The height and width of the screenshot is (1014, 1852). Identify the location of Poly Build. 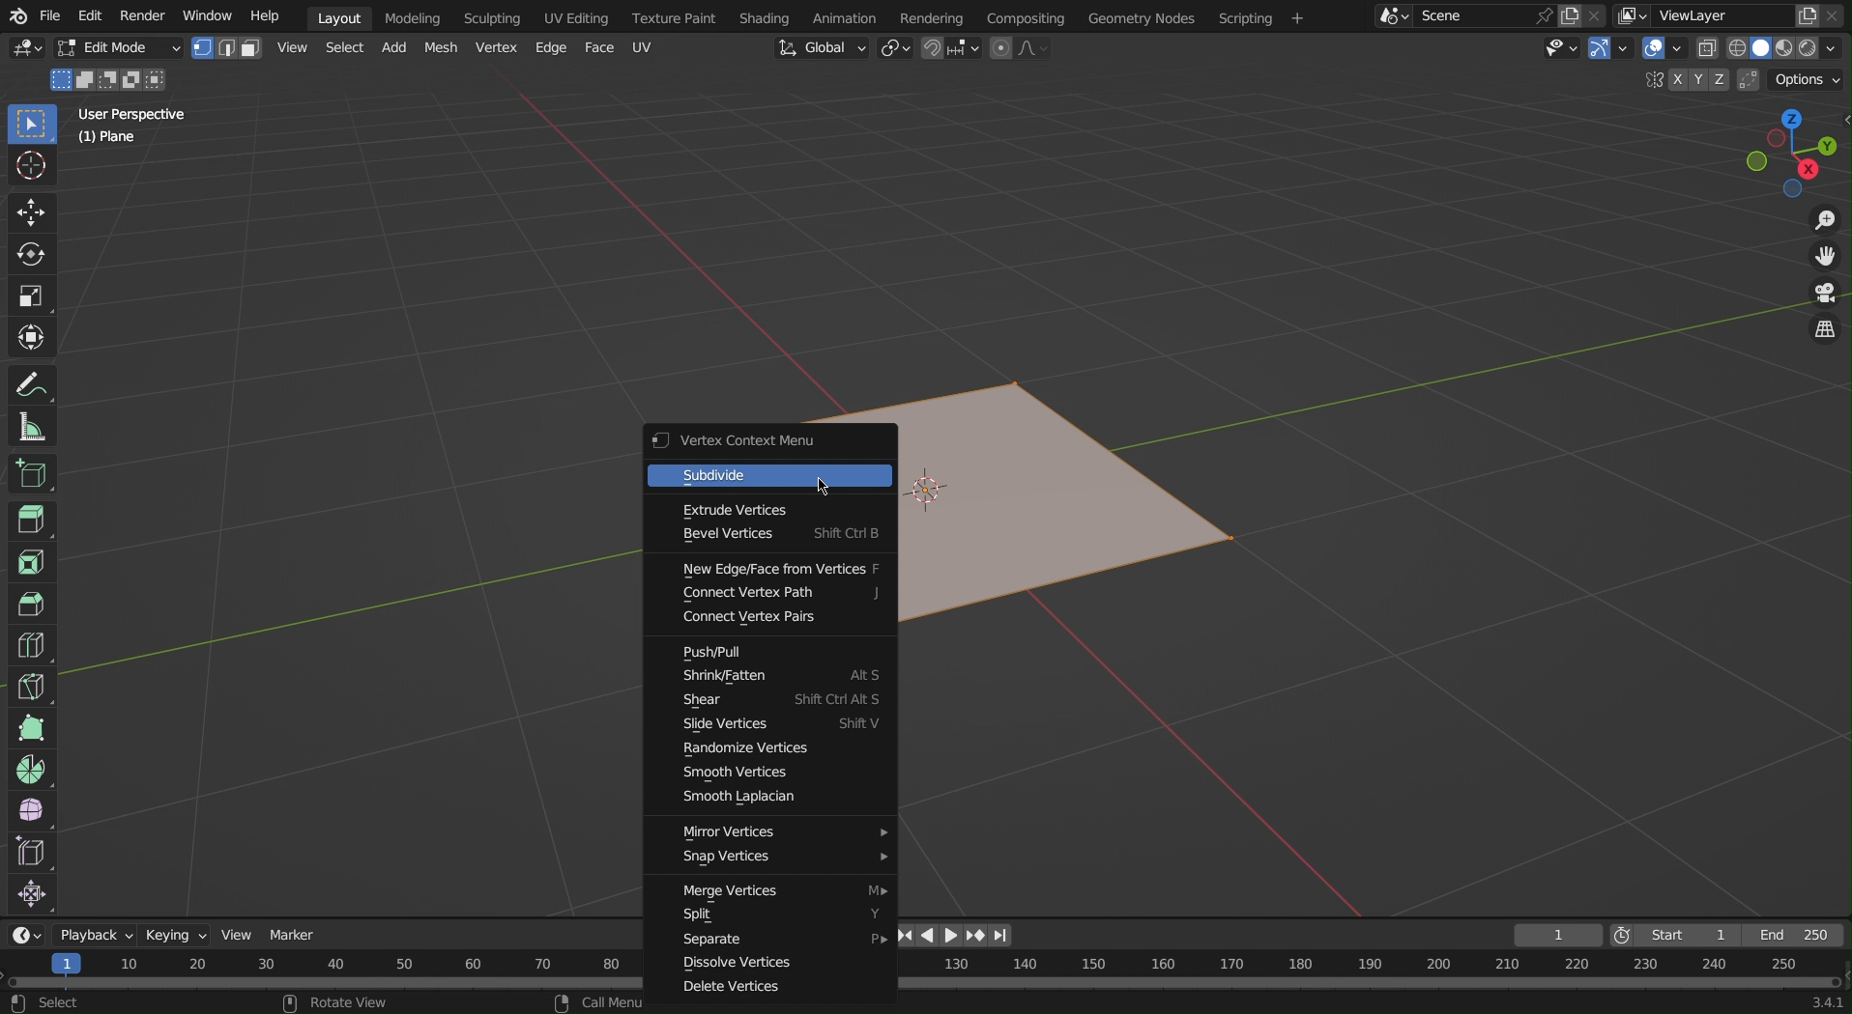
(30, 728).